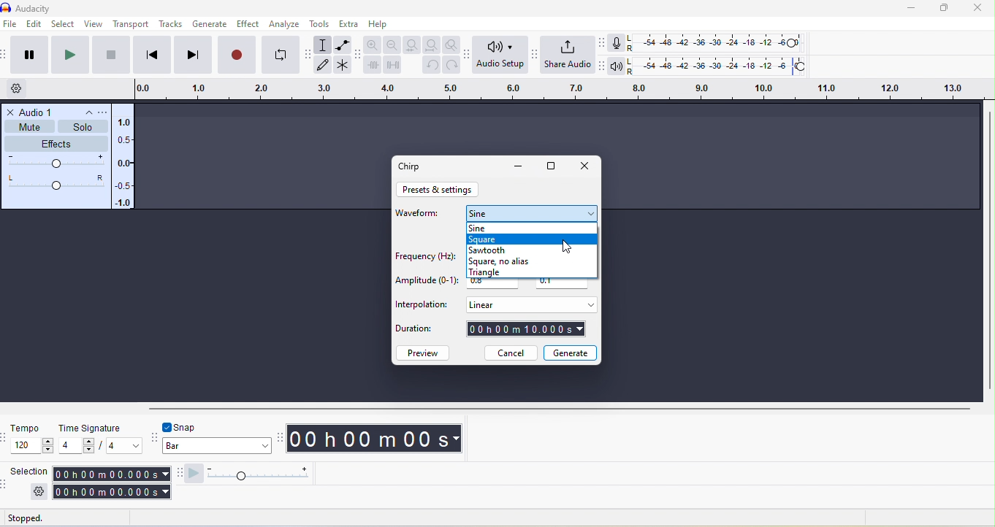 This screenshot has width=995, height=527. What do you see at coordinates (281, 436) in the screenshot?
I see `audacity time toolbar` at bounding box center [281, 436].